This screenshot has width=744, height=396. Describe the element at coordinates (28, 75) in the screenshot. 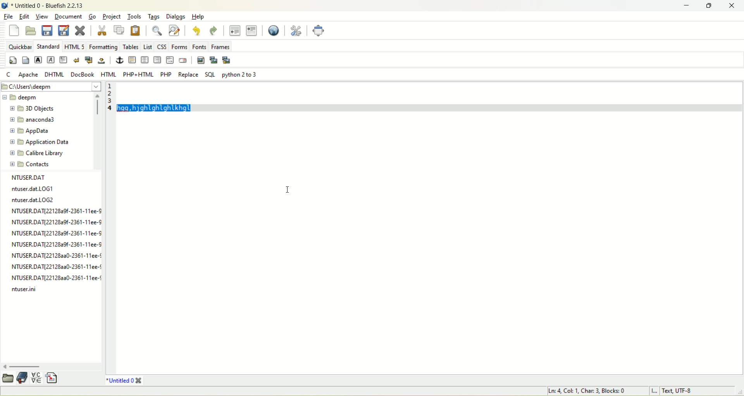

I see `apache` at that location.